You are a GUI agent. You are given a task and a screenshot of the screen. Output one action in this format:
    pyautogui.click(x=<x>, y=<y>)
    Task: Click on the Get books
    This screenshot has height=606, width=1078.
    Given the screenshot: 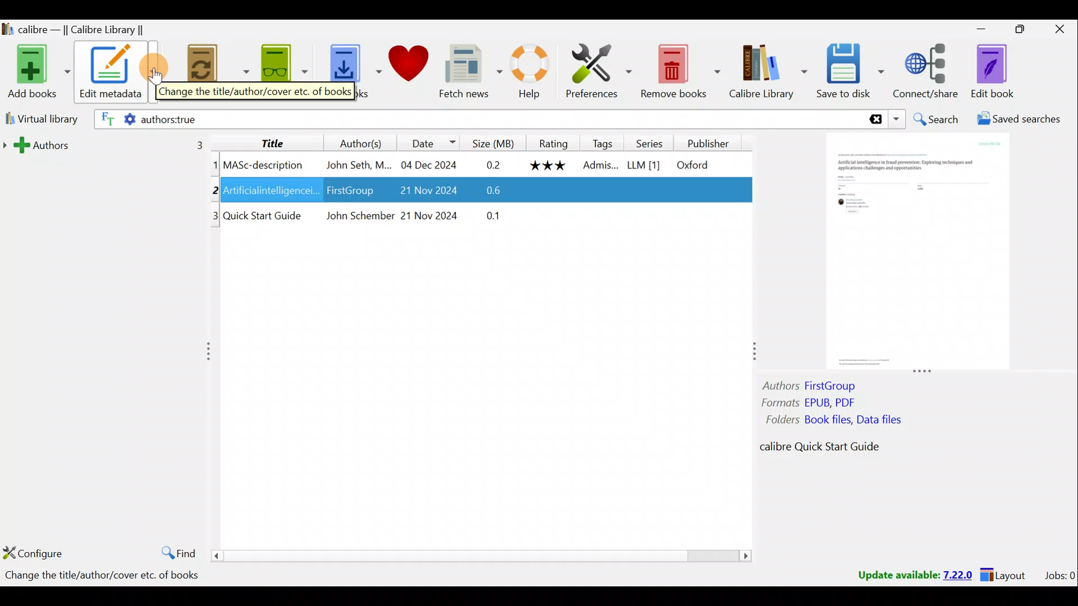 What is the action you would take?
    pyautogui.click(x=341, y=62)
    